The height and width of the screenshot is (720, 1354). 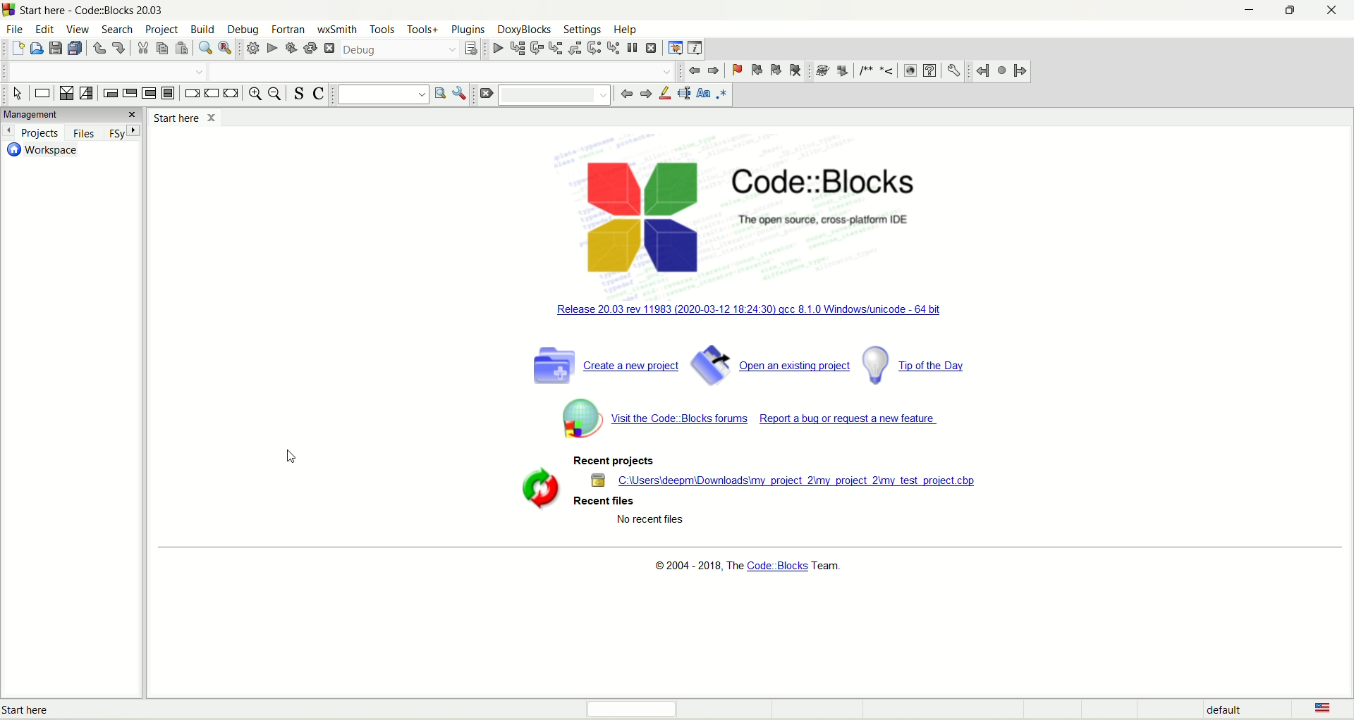 What do you see at coordinates (556, 48) in the screenshot?
I see `step into` at bounding box center [556, 48].